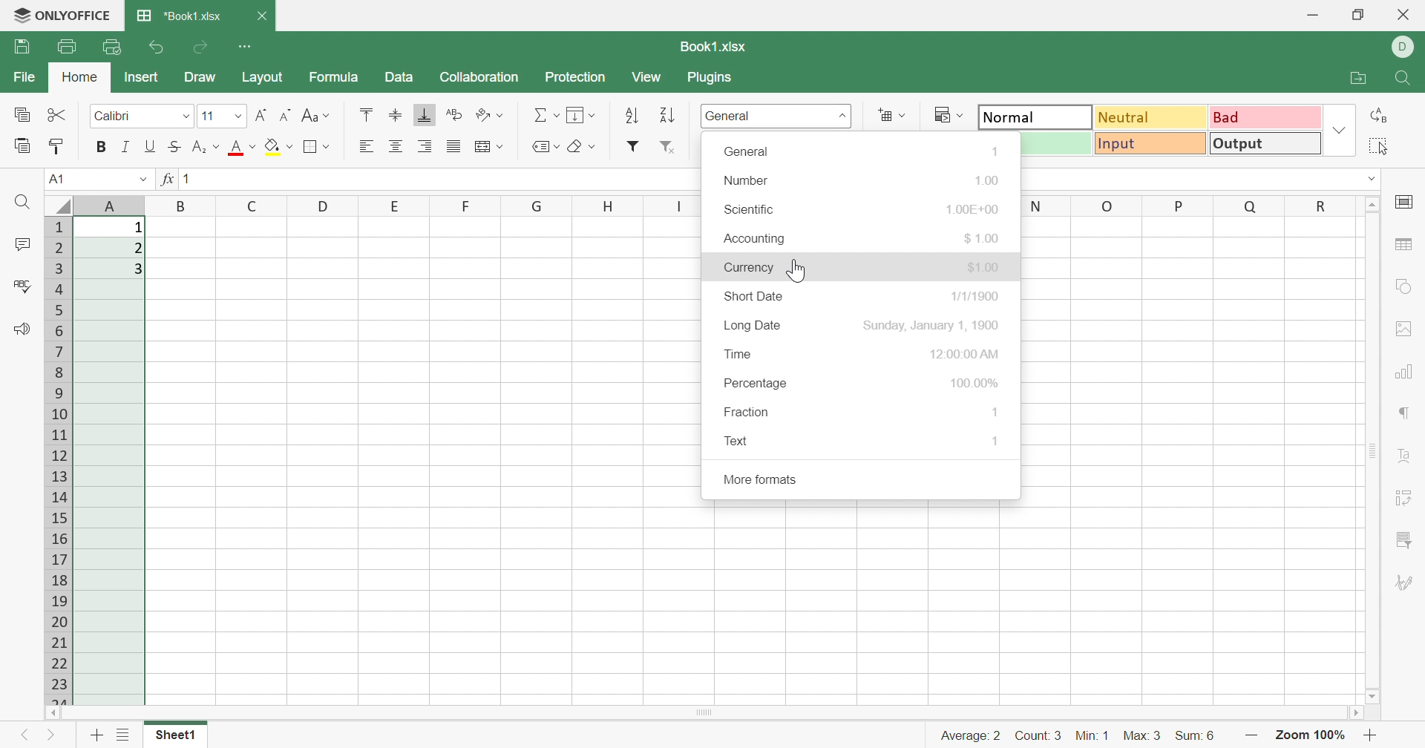 The width and height of the screenshot is (1425, 748). What do you see at coordinates (96, 738) in the screenshot?
I see `Add sheet` at bounding box center [96, 738].